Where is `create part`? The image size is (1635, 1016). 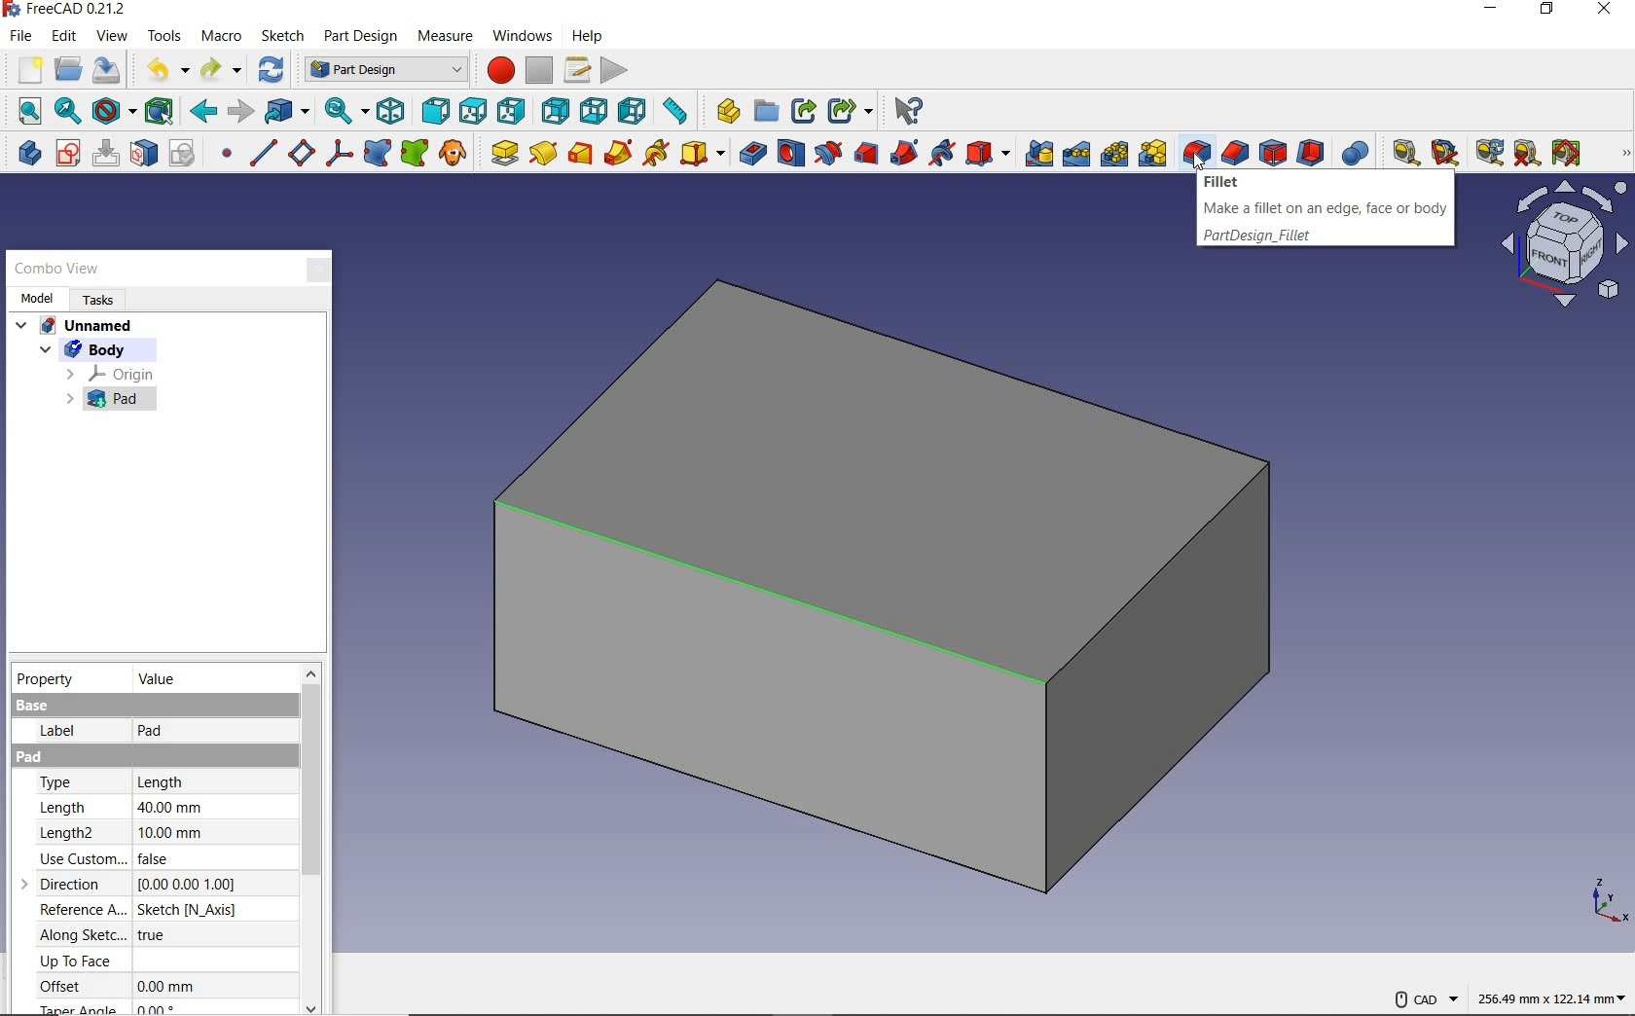 create part is located at coordinates (723, 110).